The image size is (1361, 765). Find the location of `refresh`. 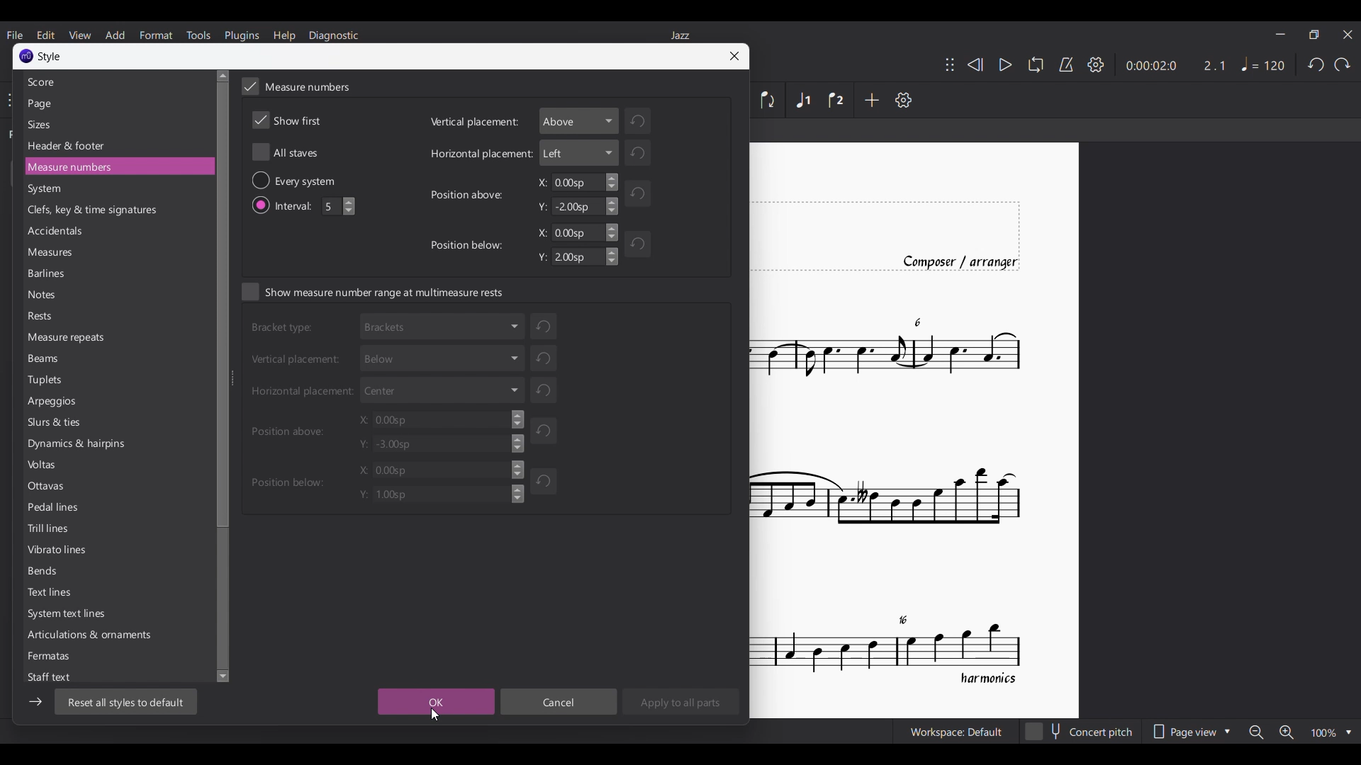

refresh is located at coordinates (544, 357).